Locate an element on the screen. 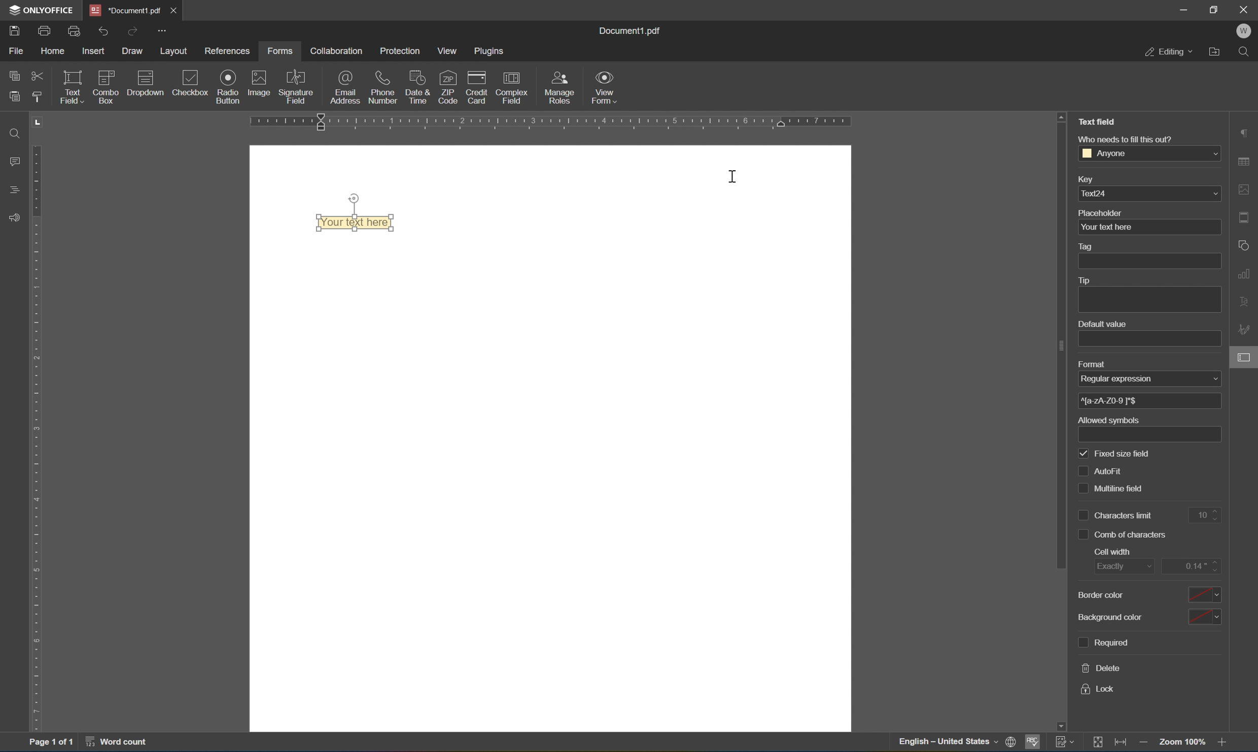 The image size is (1258, 752). zoom in is located at coordinates (1226, 743).